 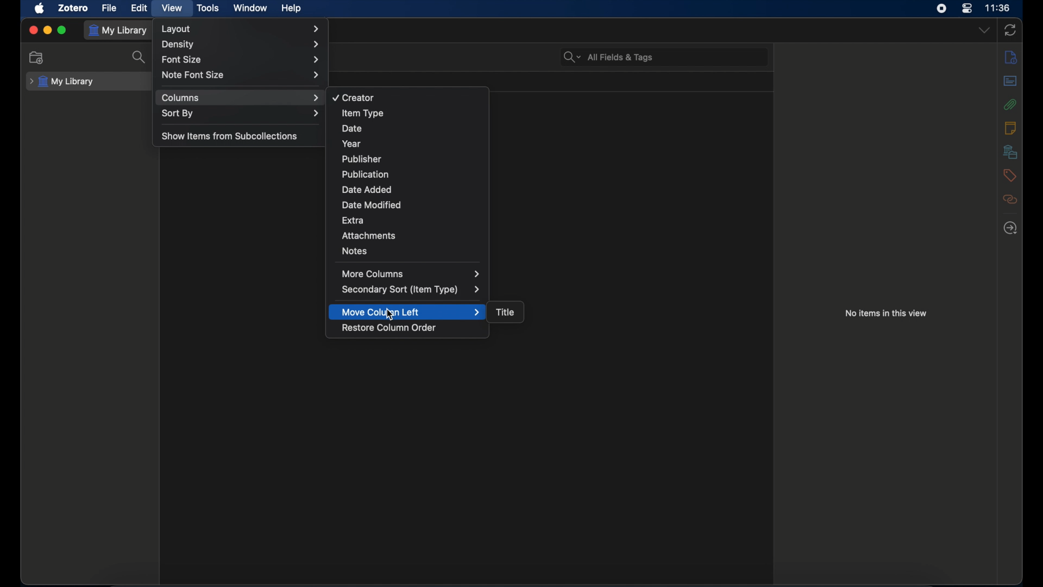 I want to click on my library, so click(x=62, y=82).